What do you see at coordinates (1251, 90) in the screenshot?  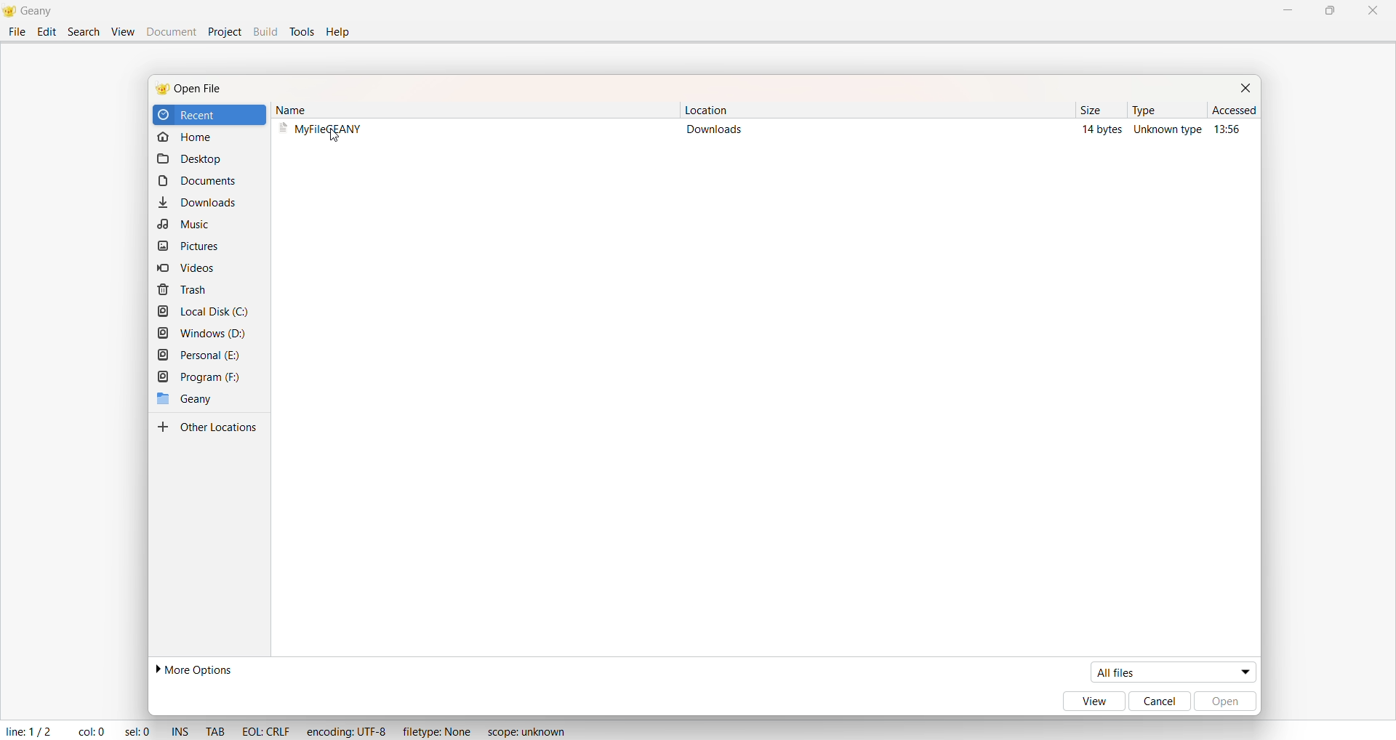 I see `close dialog` at bounding box center [1251, 90].